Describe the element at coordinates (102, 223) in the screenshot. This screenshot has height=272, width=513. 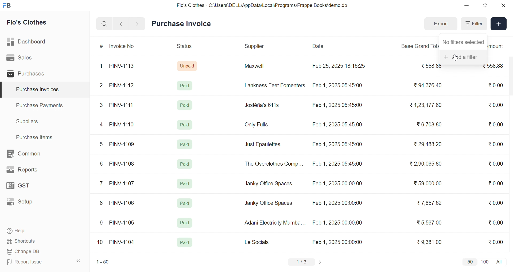
I see `9` at that location.